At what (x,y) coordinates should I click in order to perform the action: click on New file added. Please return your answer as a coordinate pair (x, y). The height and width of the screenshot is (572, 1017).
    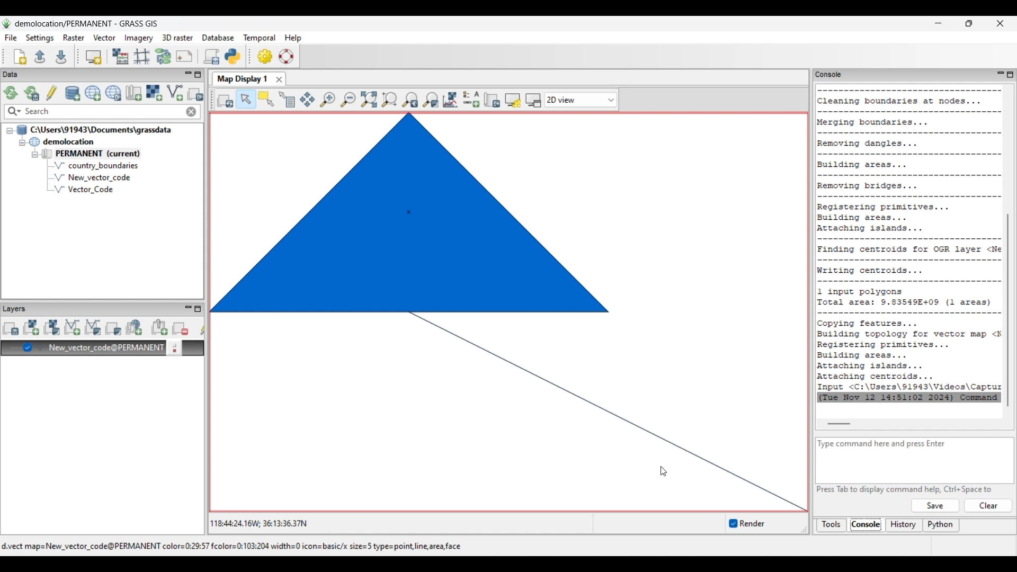
    Looking at the image, I should click on (92, 177).